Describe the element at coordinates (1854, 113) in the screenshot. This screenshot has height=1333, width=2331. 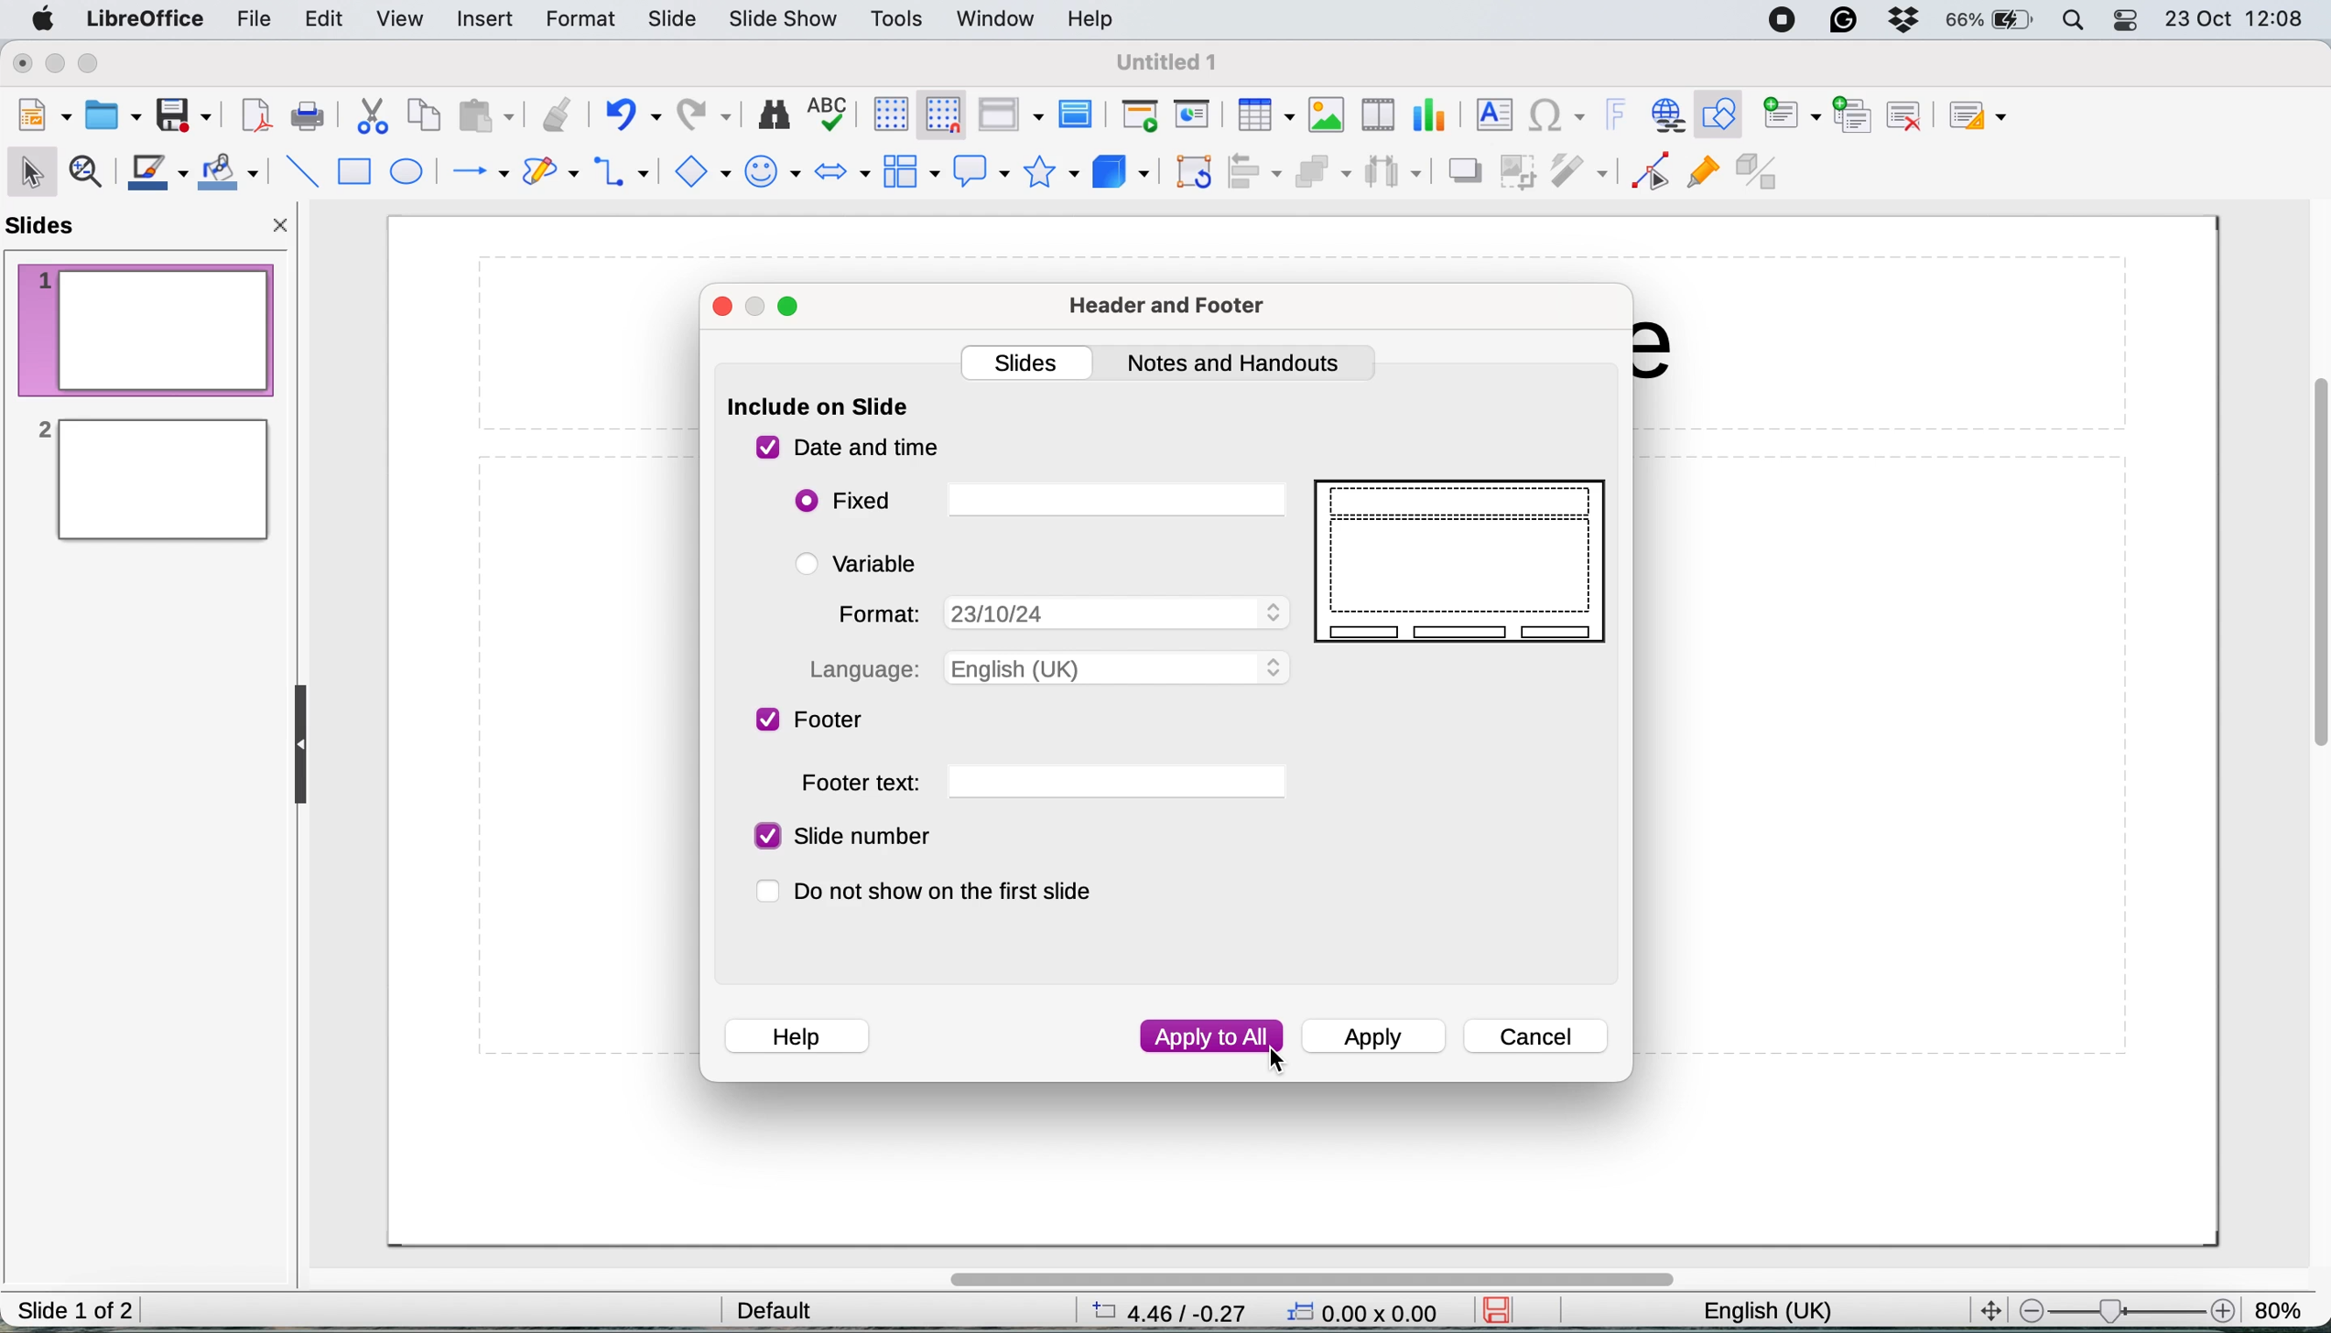
I see `duplicate slide` at that location.